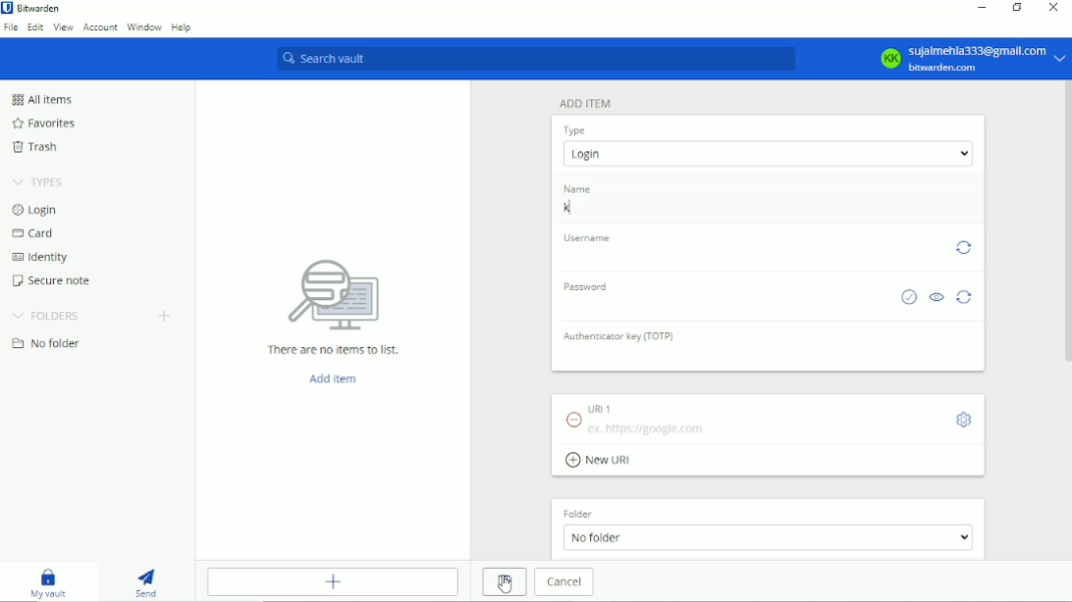 The image size is (1072, 602). I want to click on Login, so click(34, 211).